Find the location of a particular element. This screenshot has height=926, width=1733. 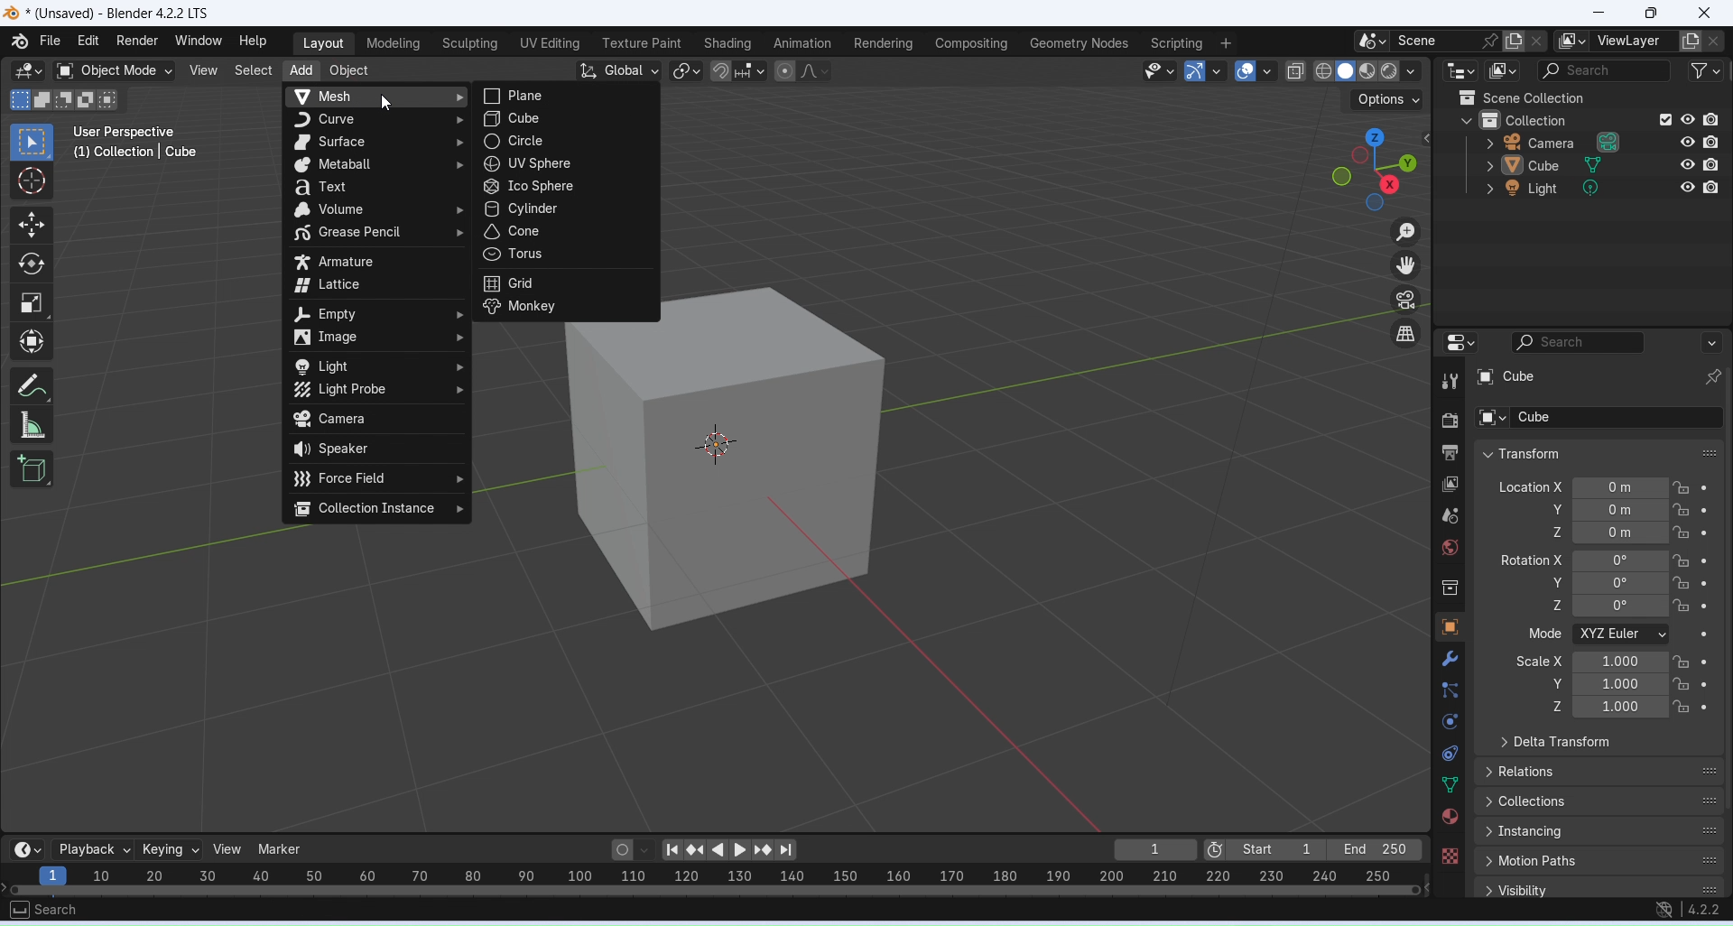

Y scale is located at coordinates (1642, 684).